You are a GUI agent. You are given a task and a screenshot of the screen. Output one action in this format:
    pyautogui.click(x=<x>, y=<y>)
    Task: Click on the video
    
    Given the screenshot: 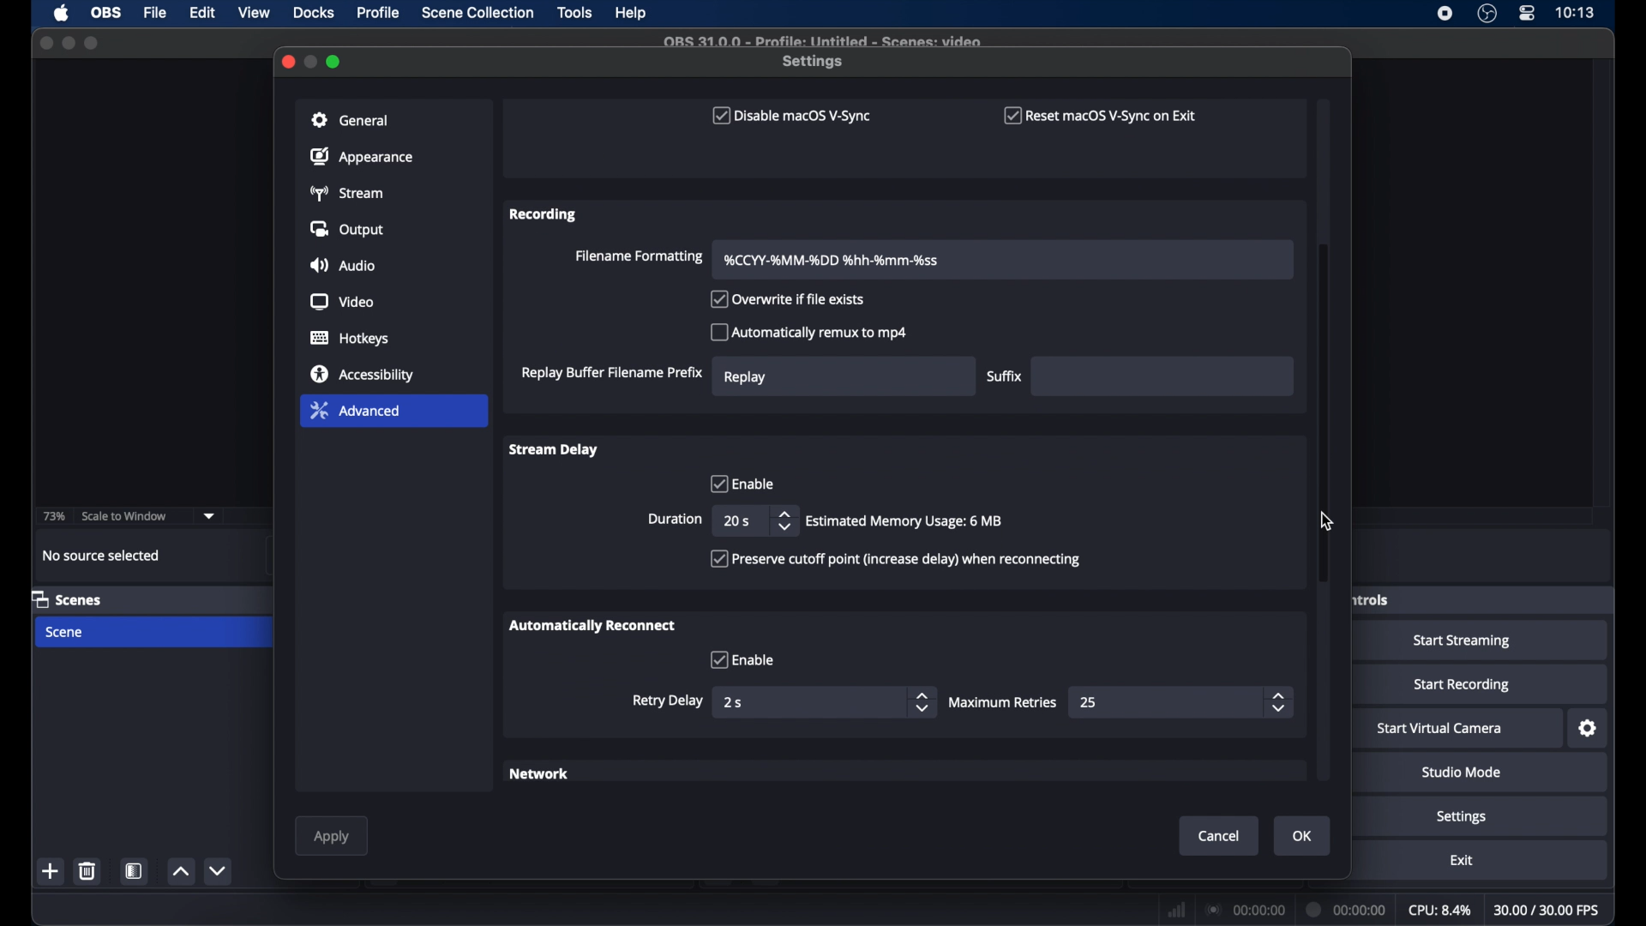 What is the action you would take?
    pyautogui.click(x=343, y=303)
    